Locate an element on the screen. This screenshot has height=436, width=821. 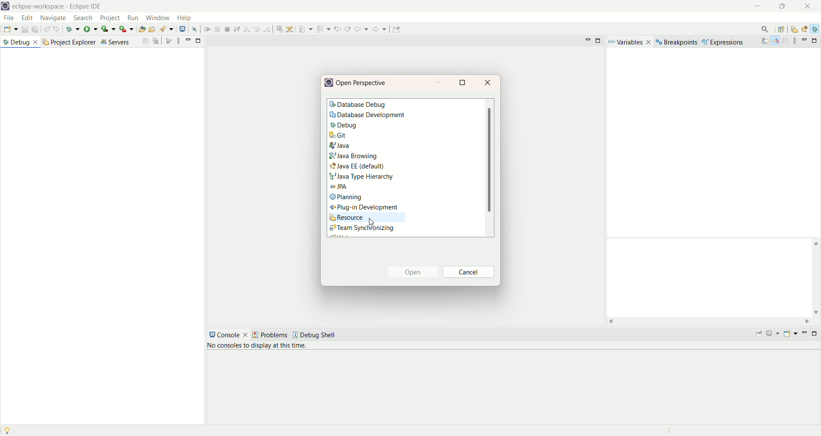
resources is located at coordinates (795, 30).